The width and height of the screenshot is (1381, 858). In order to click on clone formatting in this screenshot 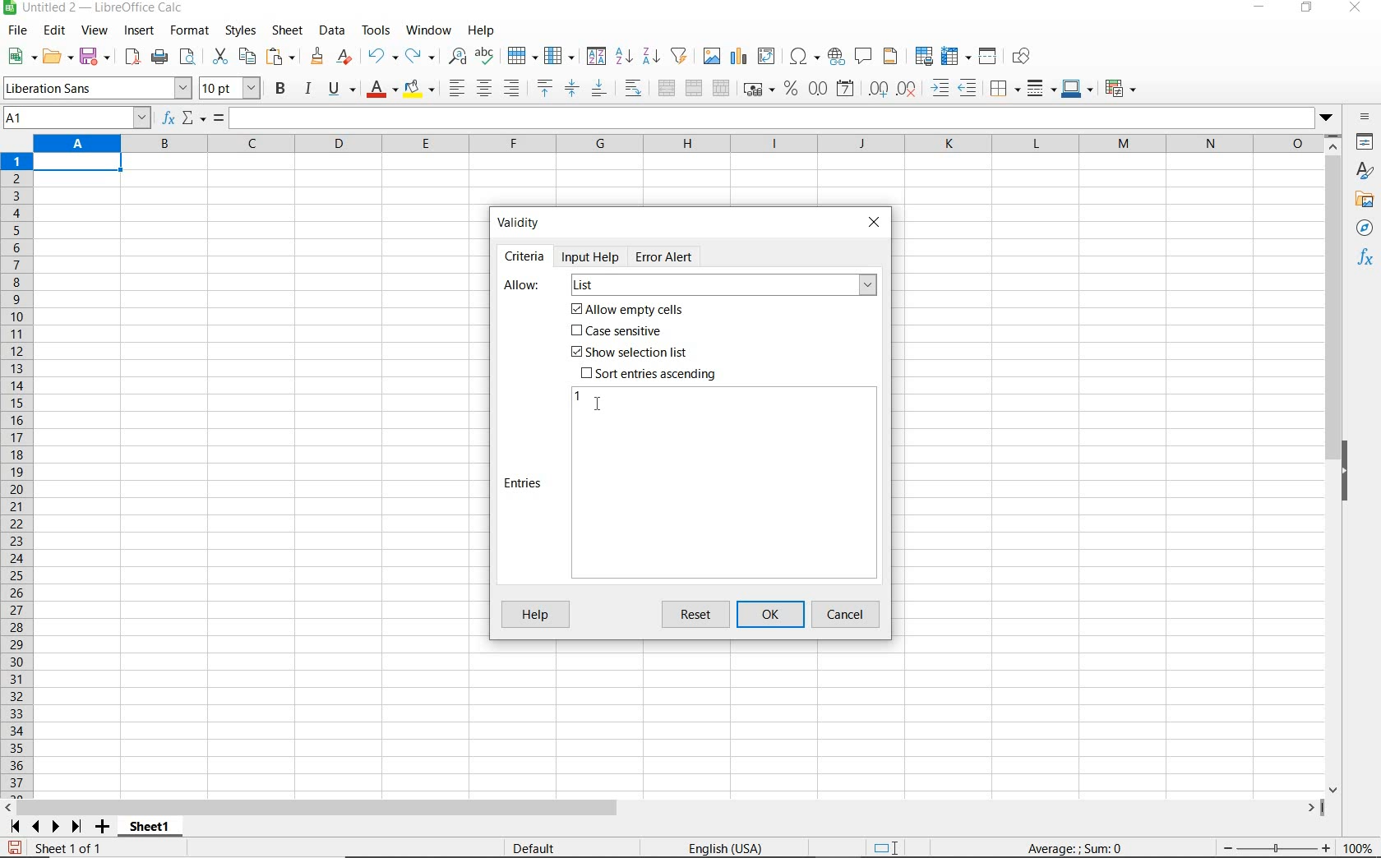, I will do `click(318, 57)`.